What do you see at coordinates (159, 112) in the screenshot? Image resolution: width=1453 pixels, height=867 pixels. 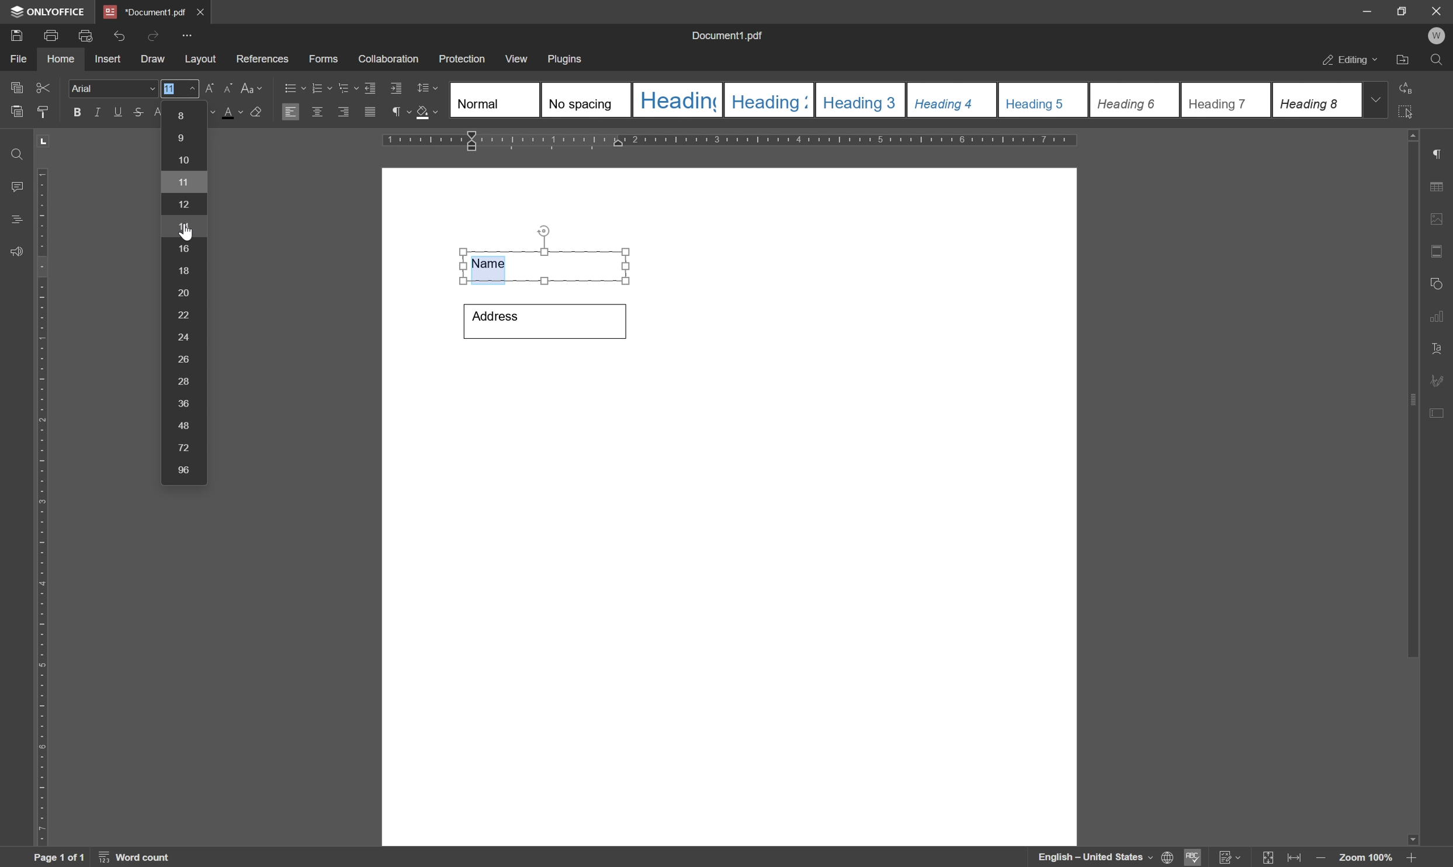 I see `superscript` at bounding box center [159, 112].